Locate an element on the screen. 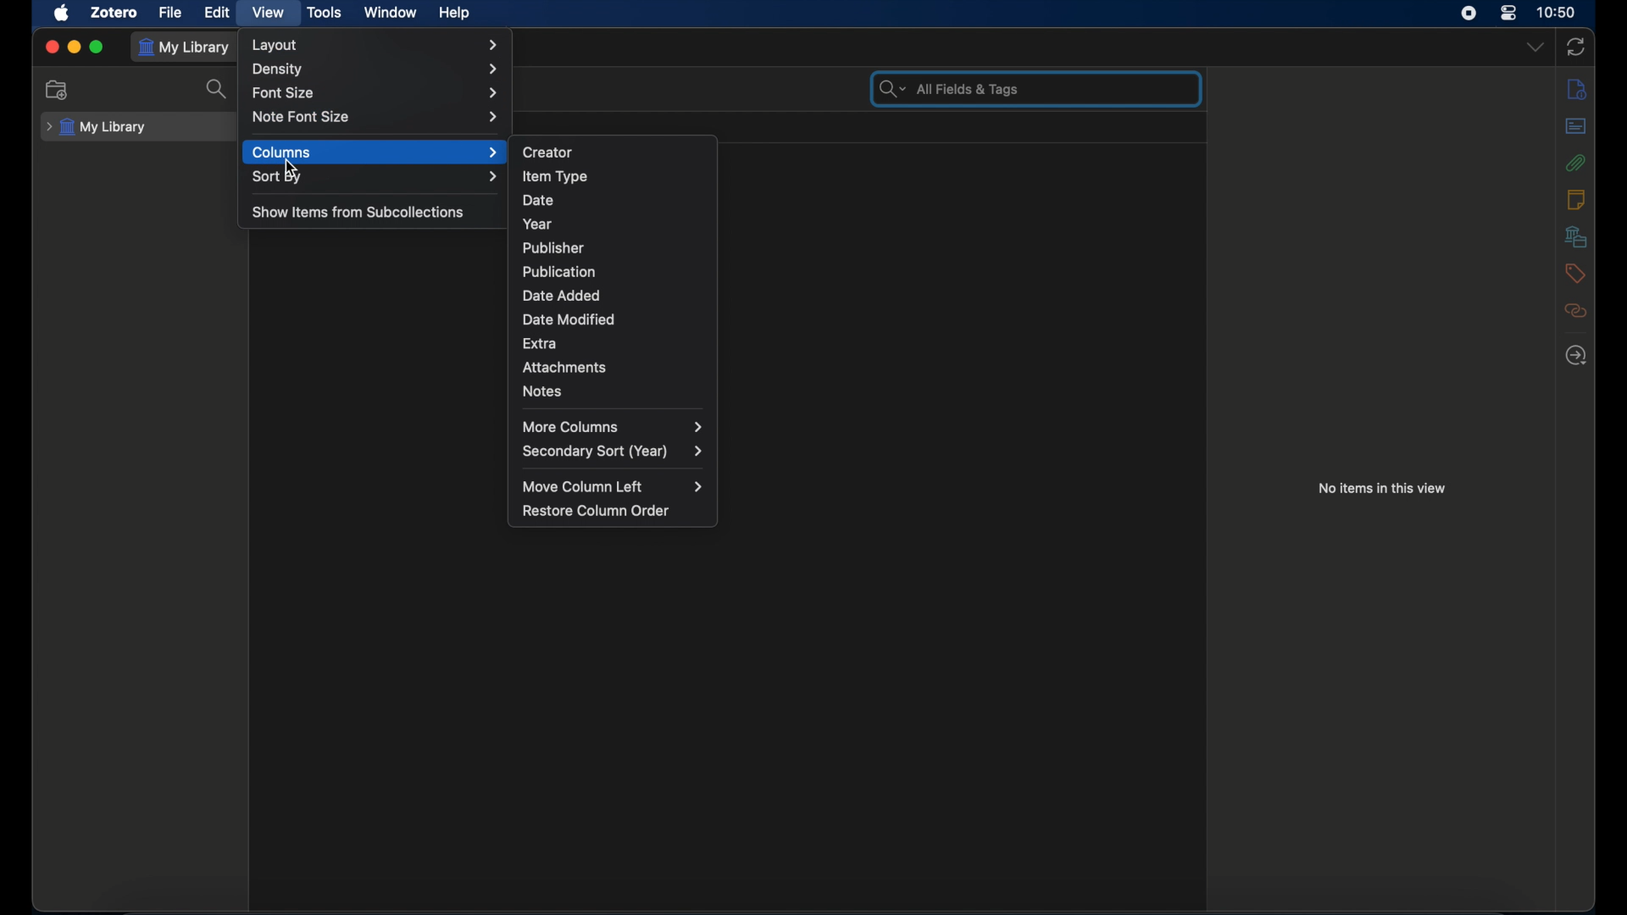 Image resolution: width=1627 pixels, height=915 pixels. attachments is located at coordinates (1576, 163).